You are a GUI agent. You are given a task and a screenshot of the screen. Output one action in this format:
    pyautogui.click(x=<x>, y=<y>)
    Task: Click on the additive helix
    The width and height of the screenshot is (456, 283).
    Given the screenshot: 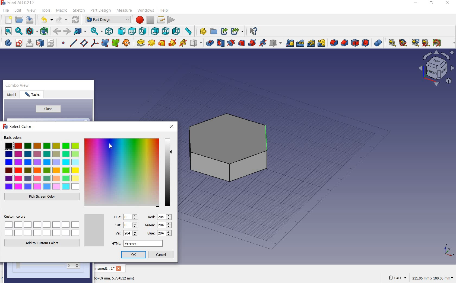 What is the action you would take?
    pyautogui.click(x=183, y=43)
    